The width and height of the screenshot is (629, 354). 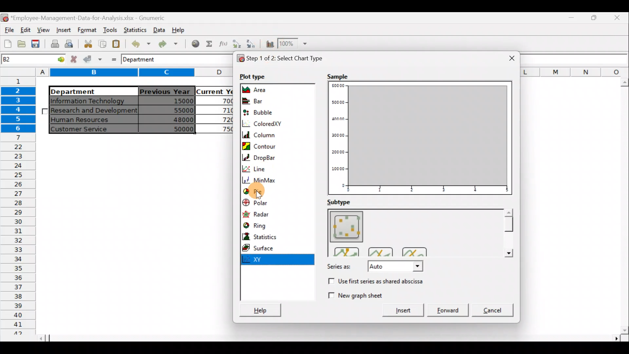 I want to click on Pie, so click(x=255, y=192).